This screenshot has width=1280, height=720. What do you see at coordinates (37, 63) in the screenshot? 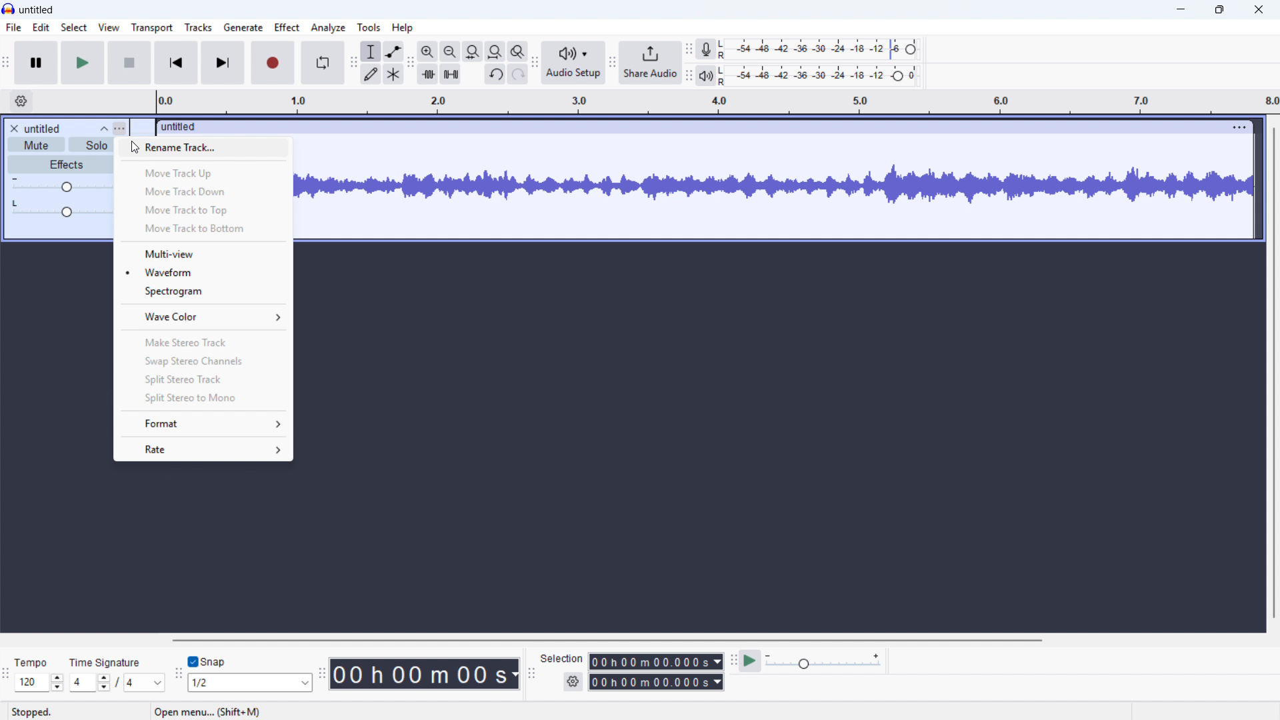
I see `Pause ` at bounding box center [37, 63].